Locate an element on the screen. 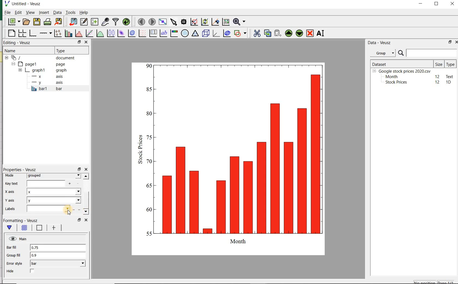  12 is located at coordinates (438, 76).